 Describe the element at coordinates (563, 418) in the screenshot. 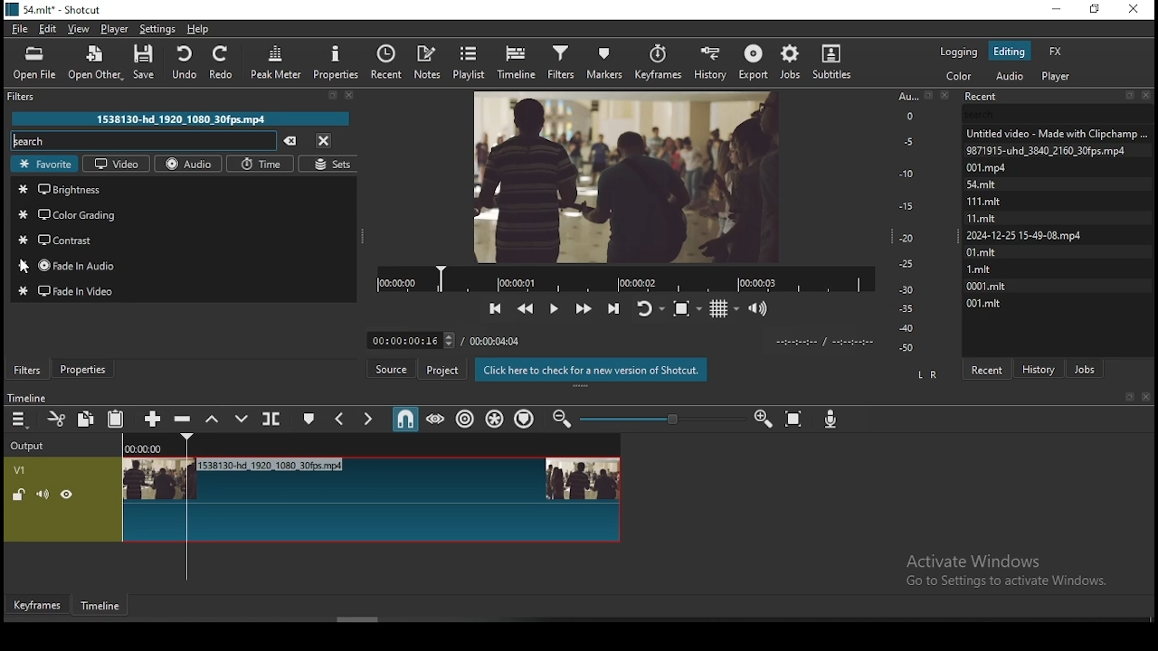

I see `zoom timeline in` at that location.